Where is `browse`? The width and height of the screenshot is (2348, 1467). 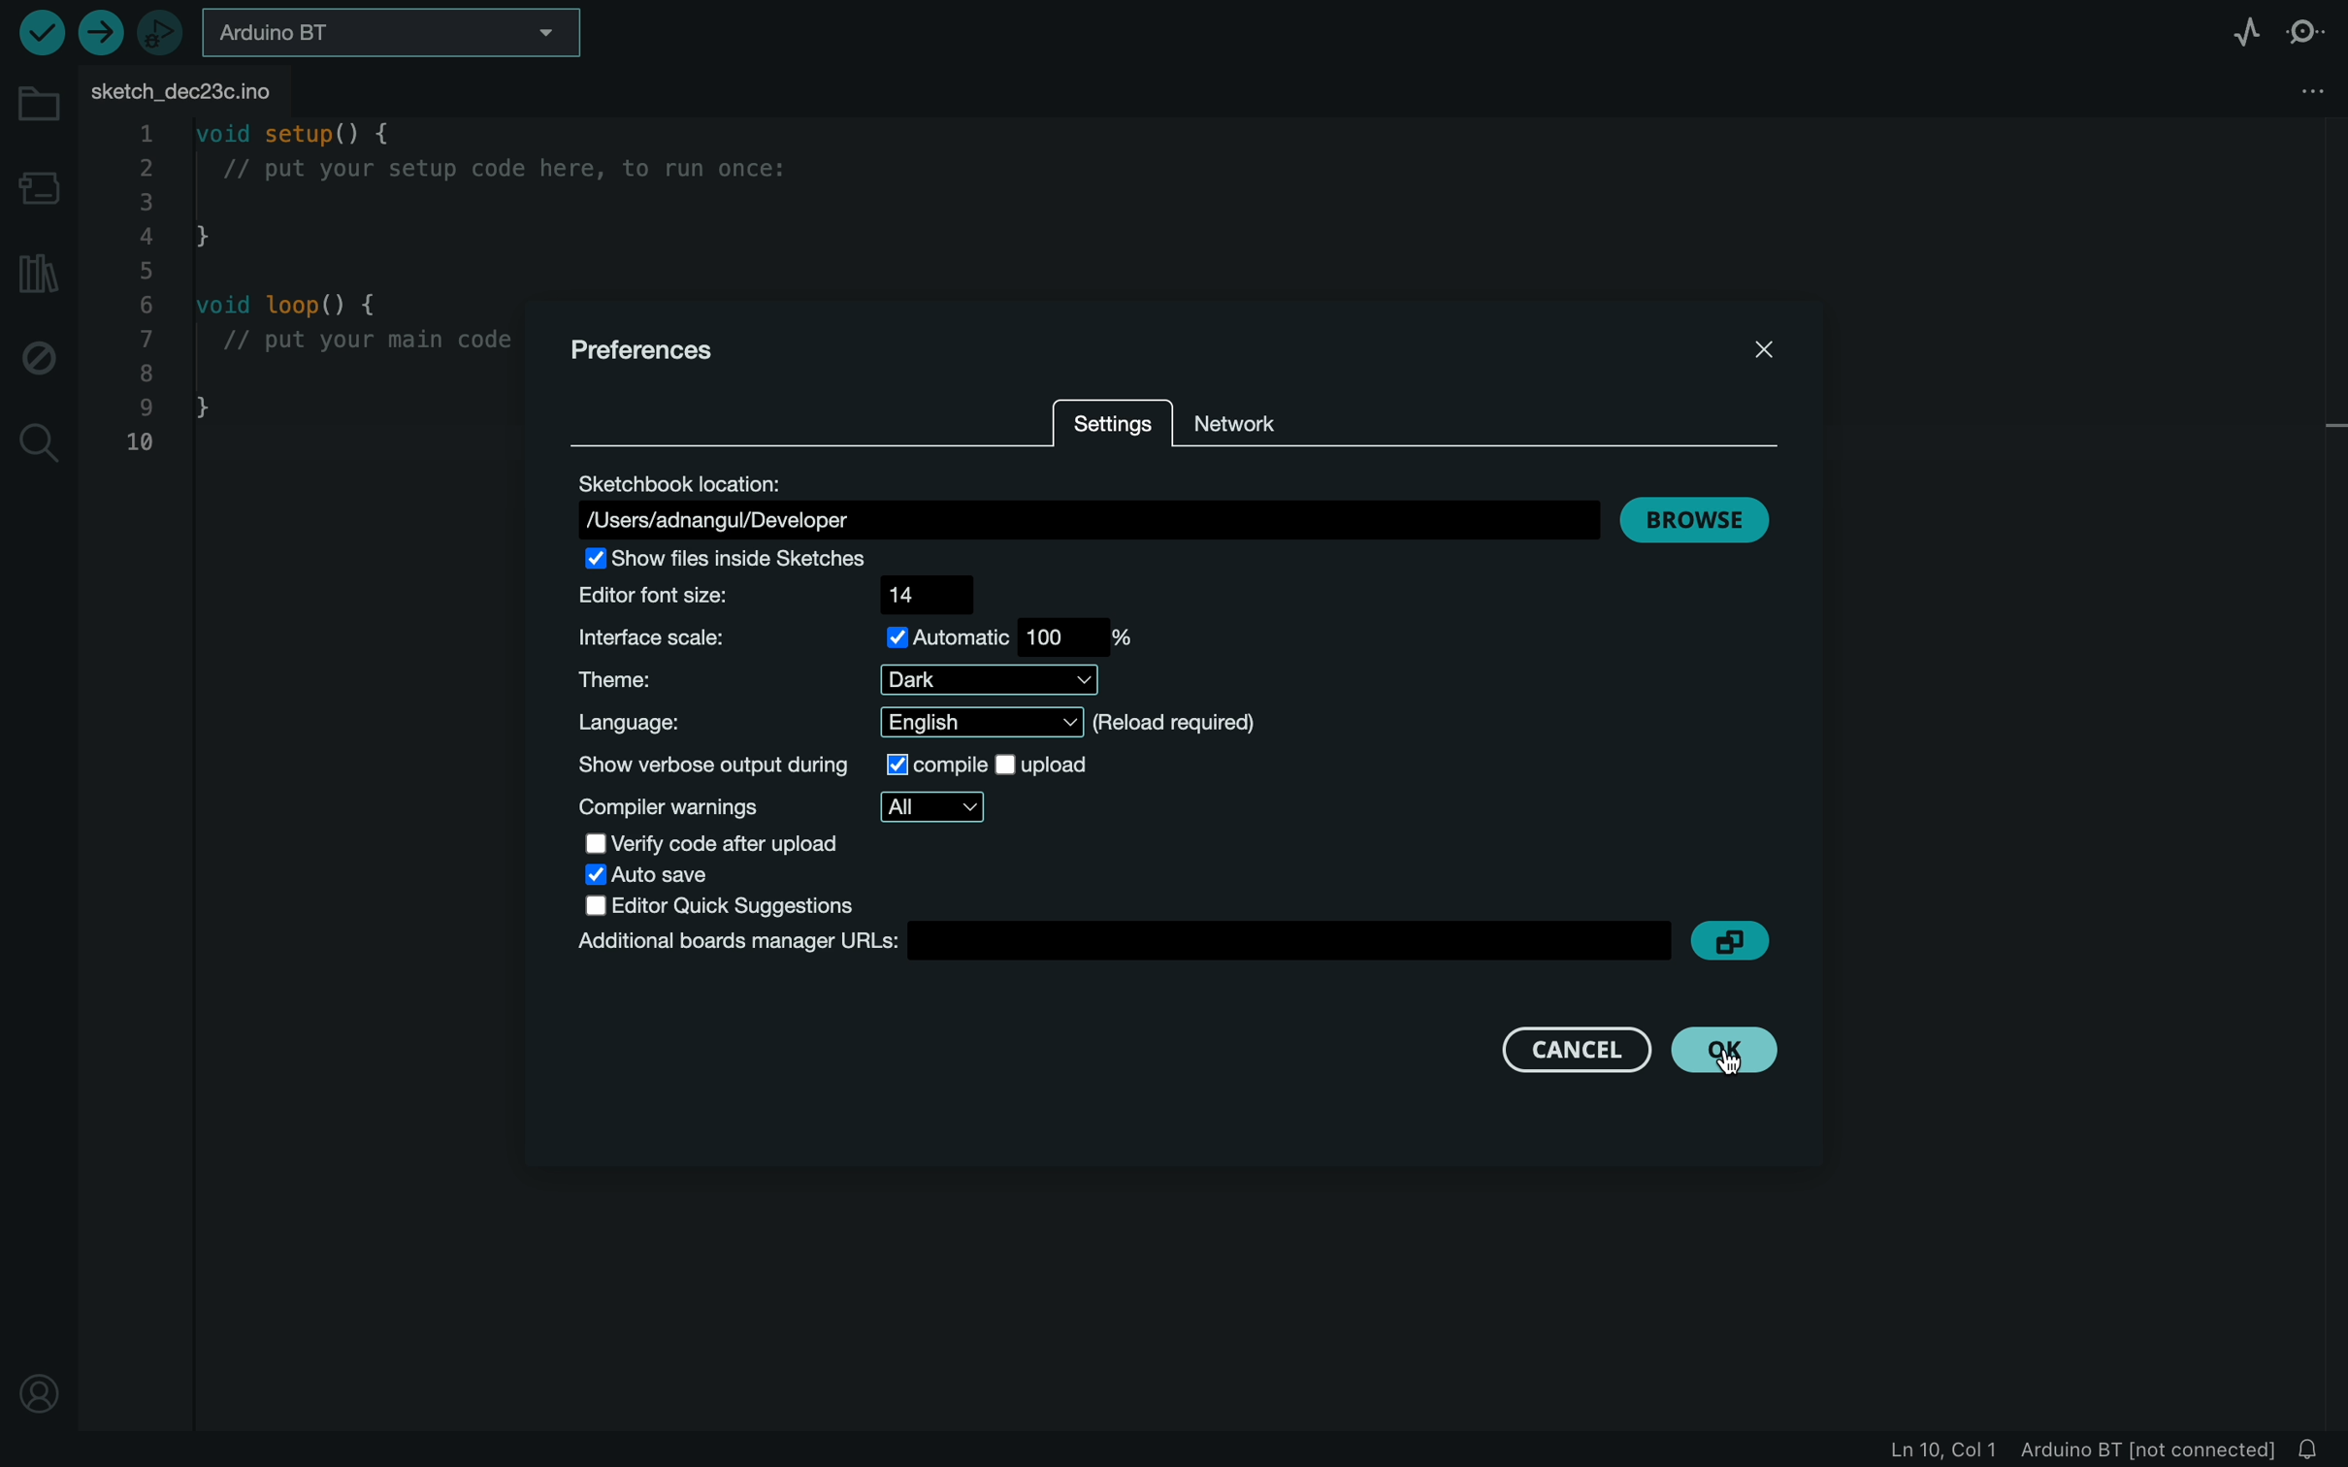 browse is located at coordinates (1698, 515).